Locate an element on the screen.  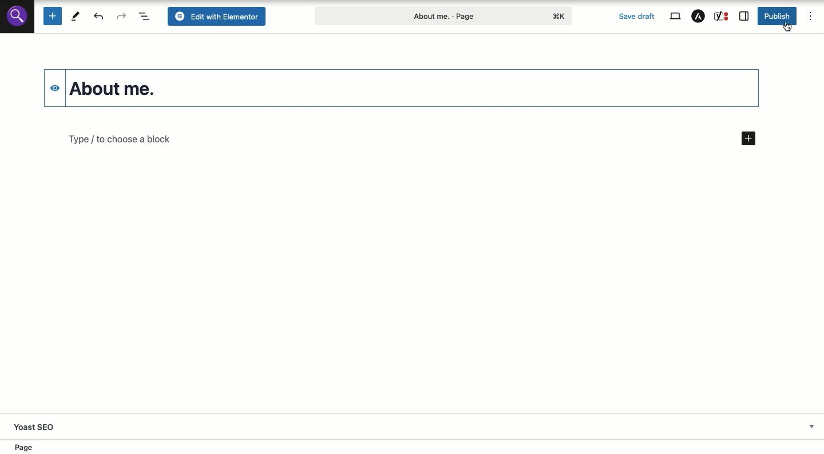
Redo is located at coordinates (122, 16).